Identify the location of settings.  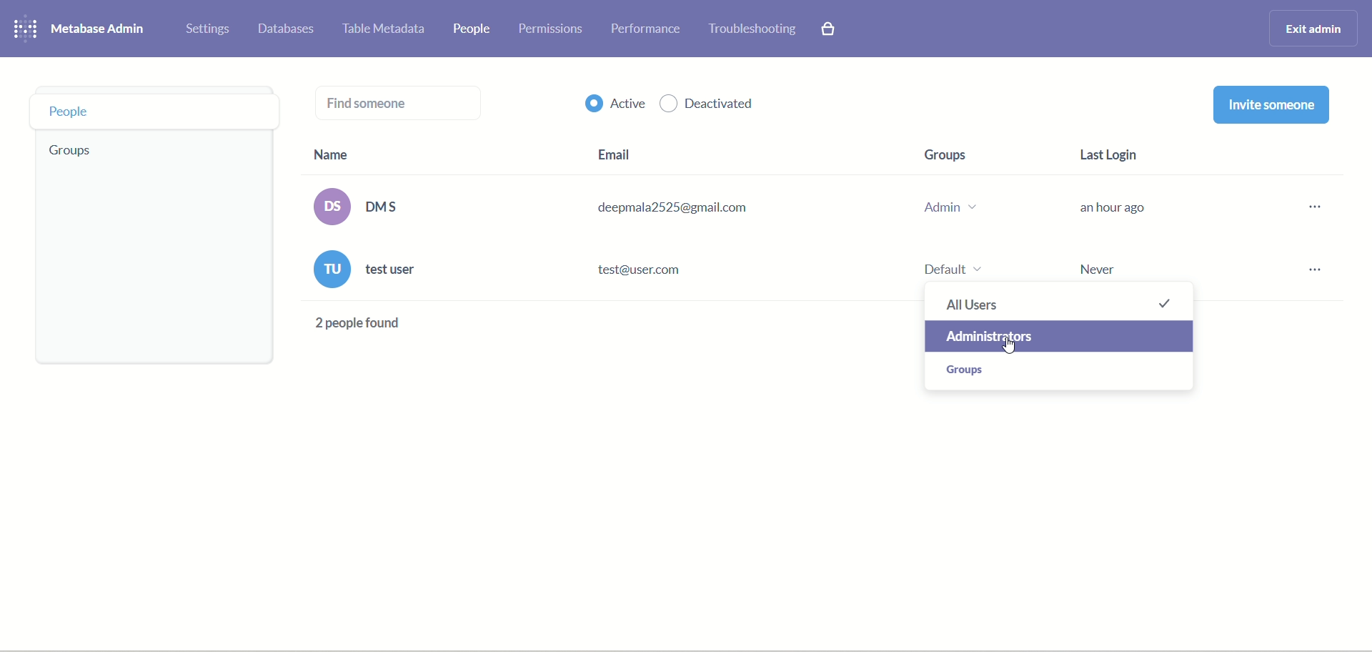
(208, 30).